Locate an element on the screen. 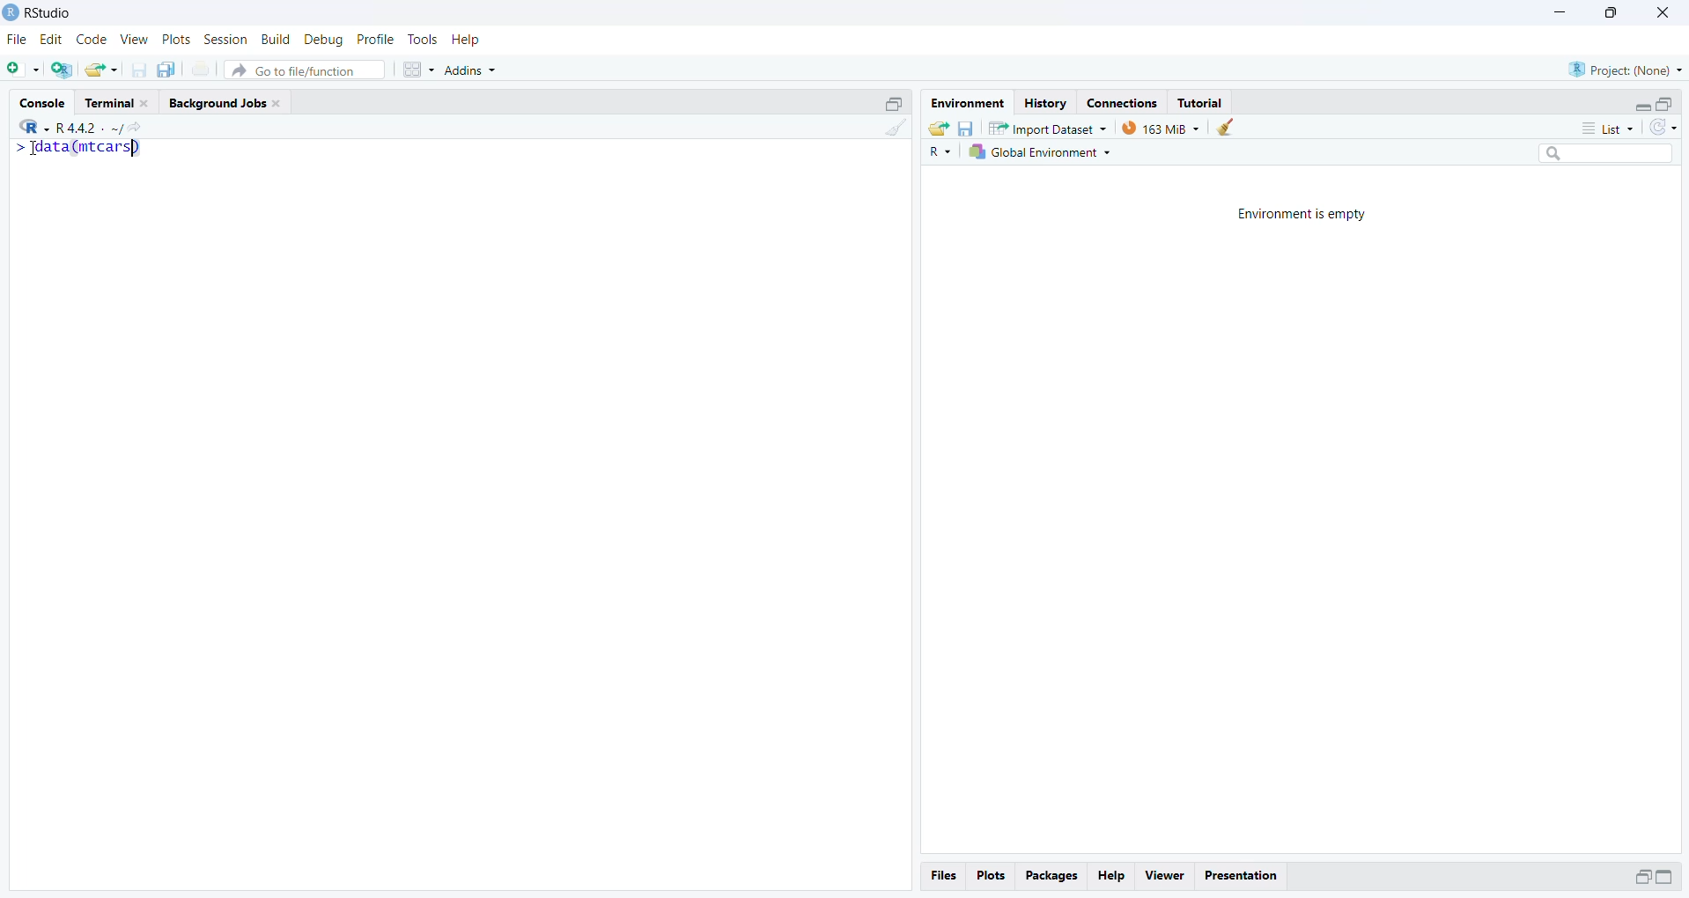 This screenshot has height=898, width=1689. file is located at coordinates (18, 40).